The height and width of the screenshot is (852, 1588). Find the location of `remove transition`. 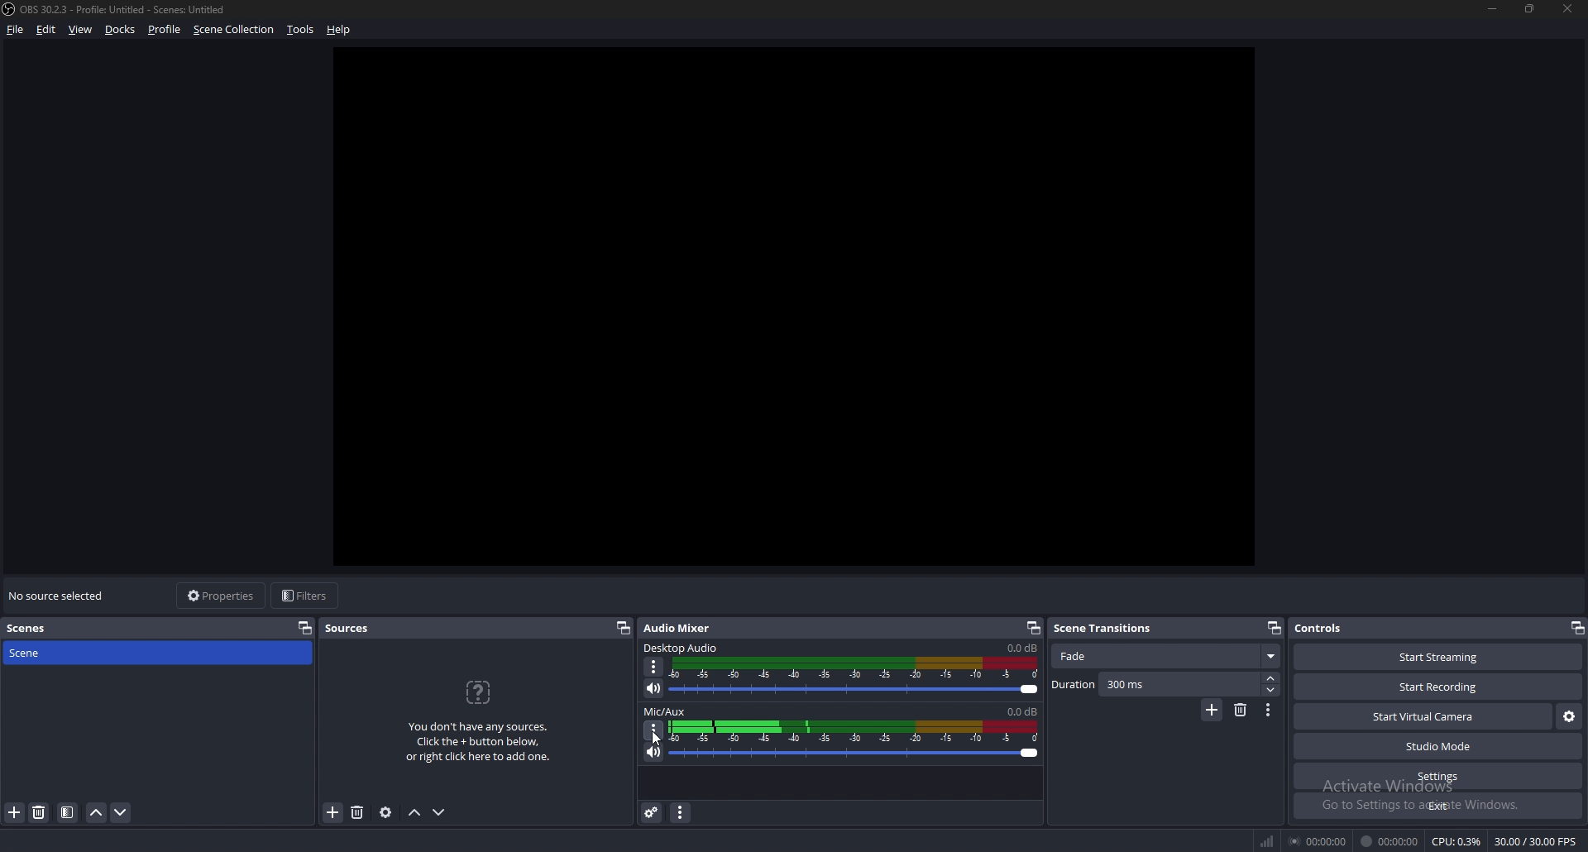

remove transition is located at coordinates (1241, 712).